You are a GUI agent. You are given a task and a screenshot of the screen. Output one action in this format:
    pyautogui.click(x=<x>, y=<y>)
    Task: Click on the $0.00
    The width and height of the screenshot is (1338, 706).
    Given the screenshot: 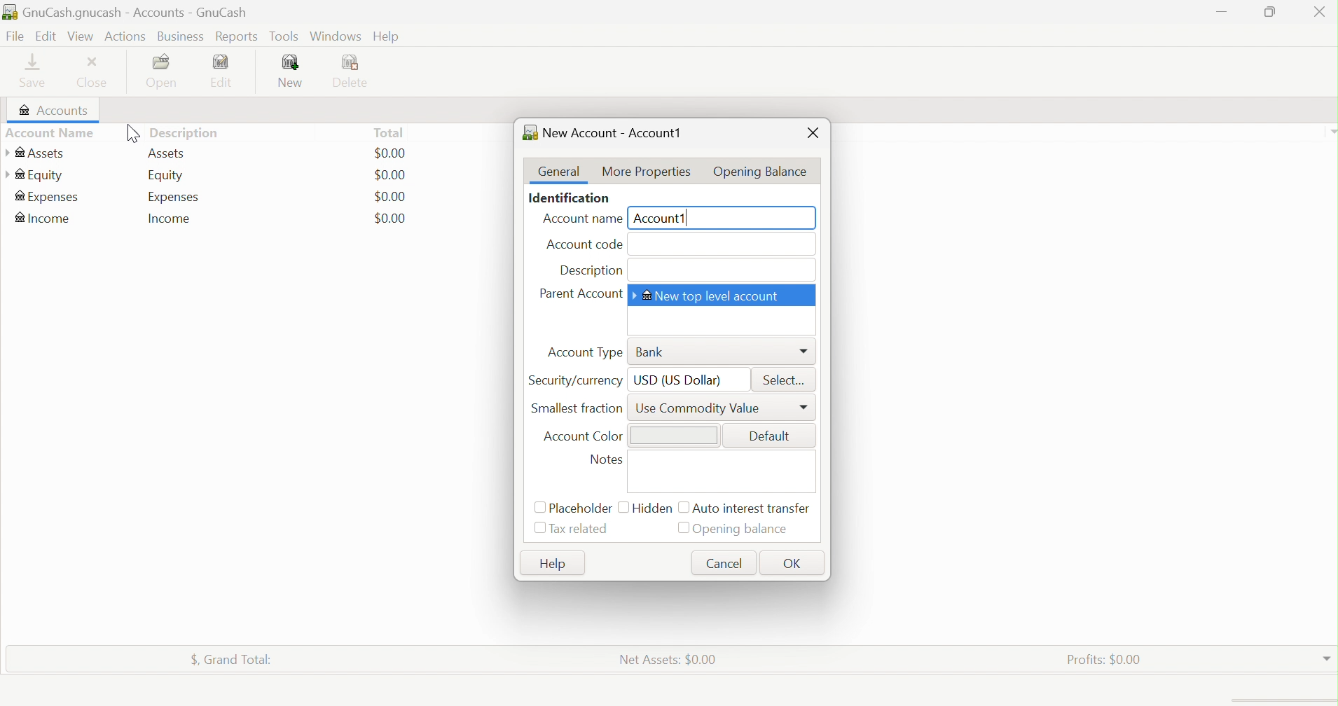 What is the action you would take?
    pyautogui.click(x=390, y=196)
    